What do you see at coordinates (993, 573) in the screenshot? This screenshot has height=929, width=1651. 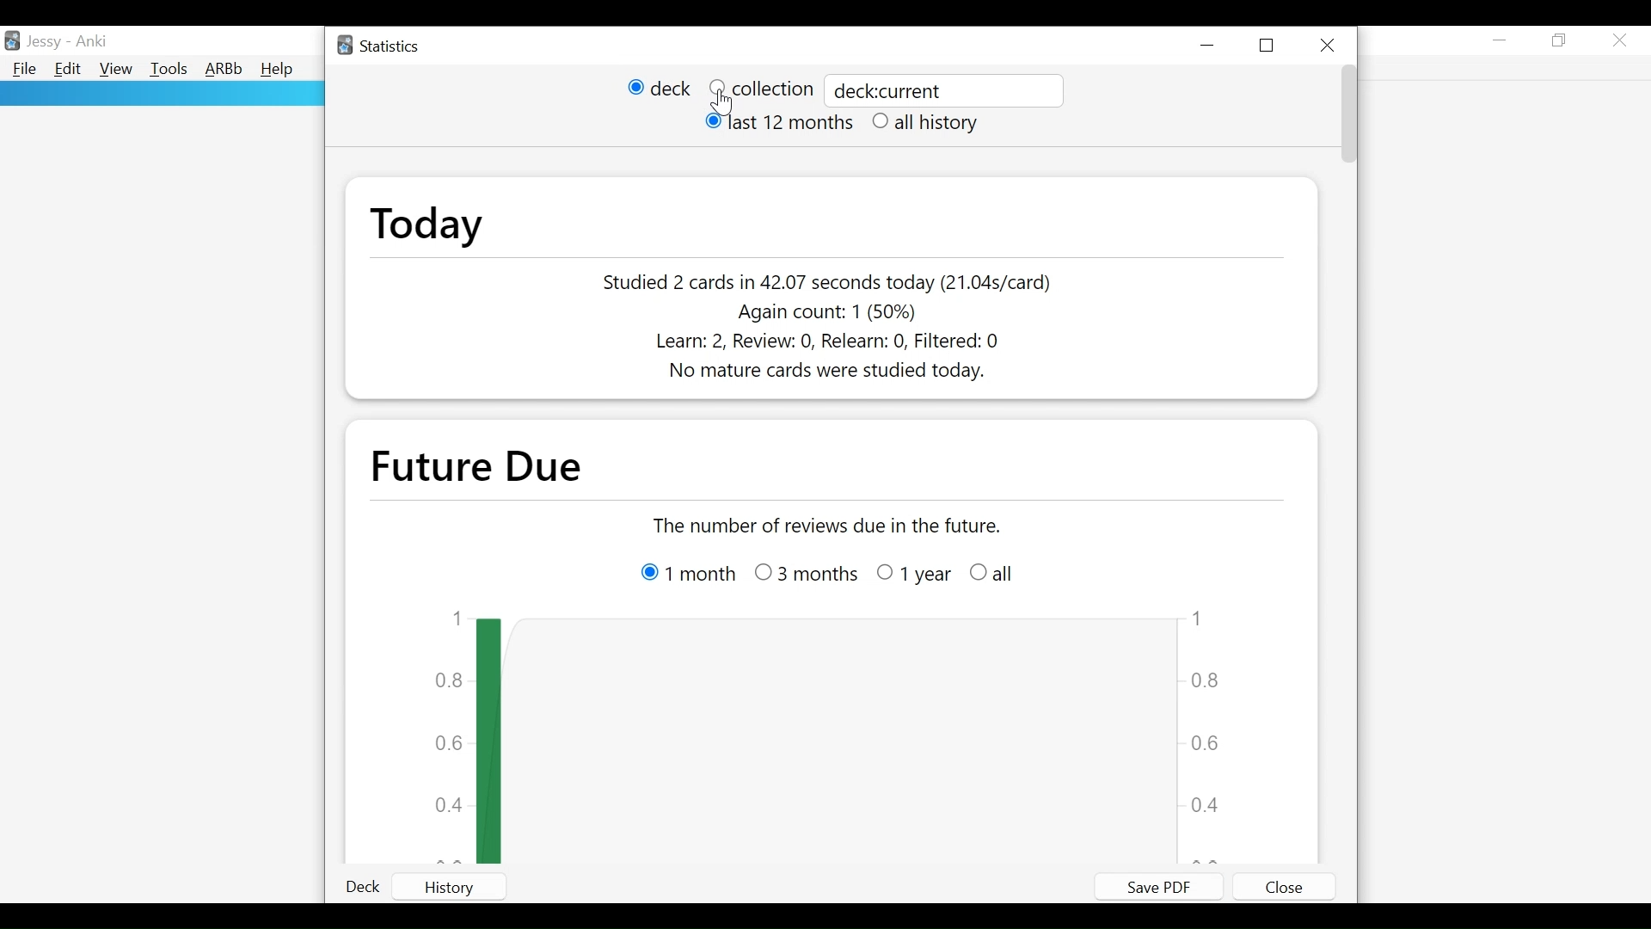 I see `(un)select all` at bounding box center [993, 573].